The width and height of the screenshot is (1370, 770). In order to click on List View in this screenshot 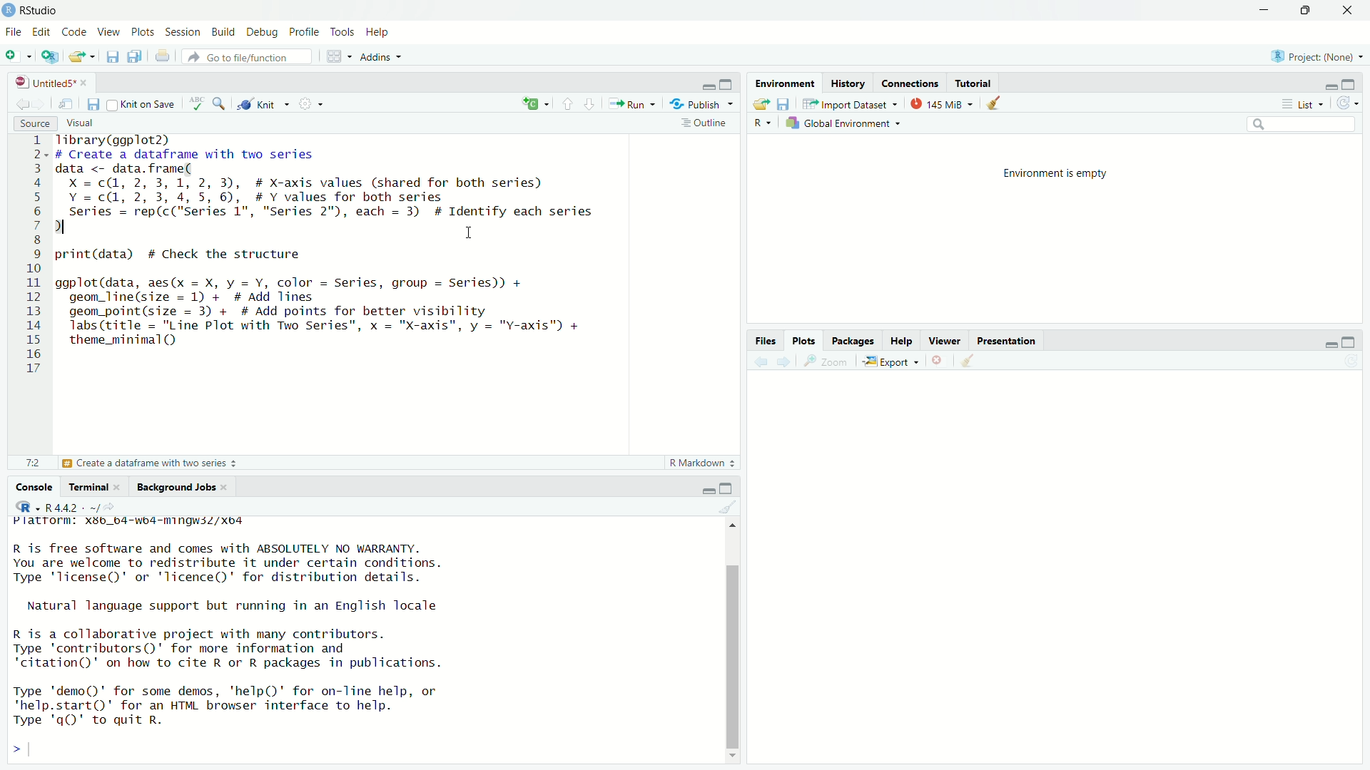, I will do `click(1301, 104)`.